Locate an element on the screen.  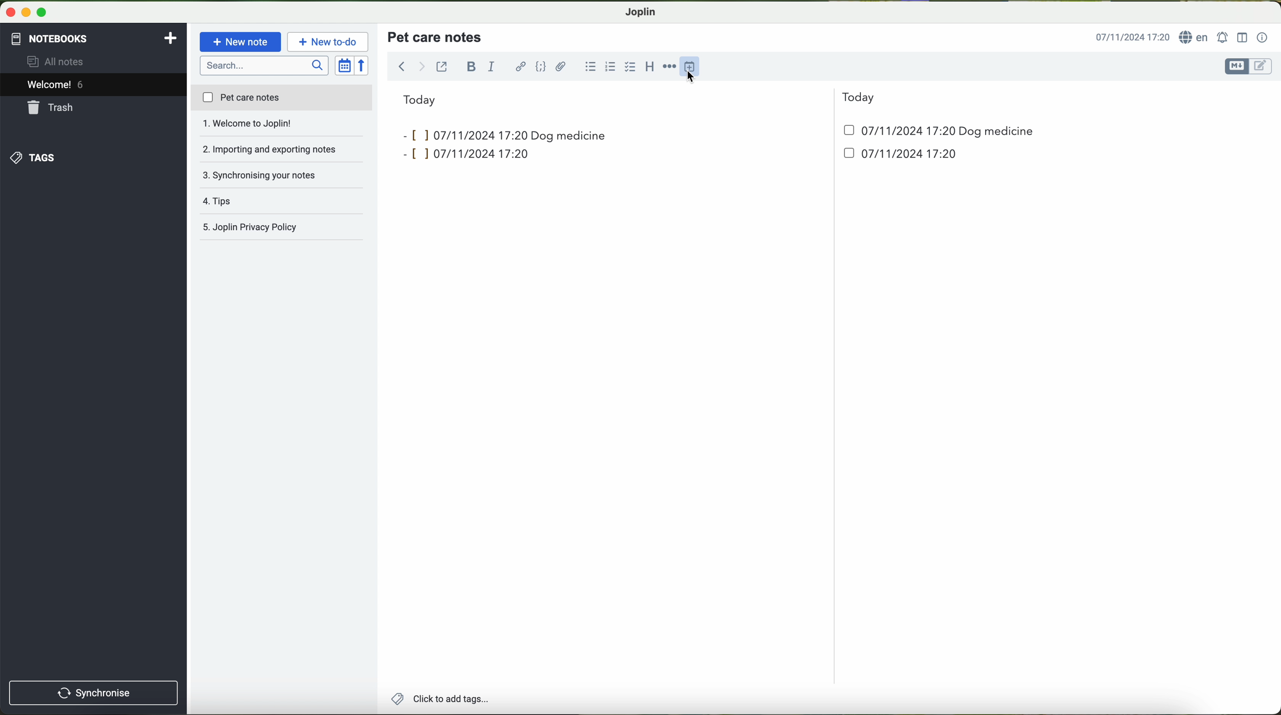
new note button is located at coordinates (241, 42).